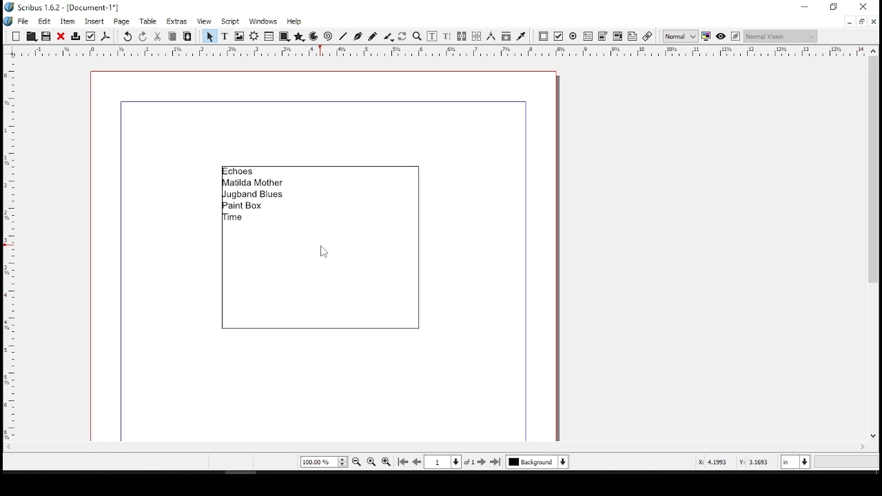 This screenshot has width=882, height=496. Describe the element at coordinates (123, 21) in the screenshot. I see `page` at that location.